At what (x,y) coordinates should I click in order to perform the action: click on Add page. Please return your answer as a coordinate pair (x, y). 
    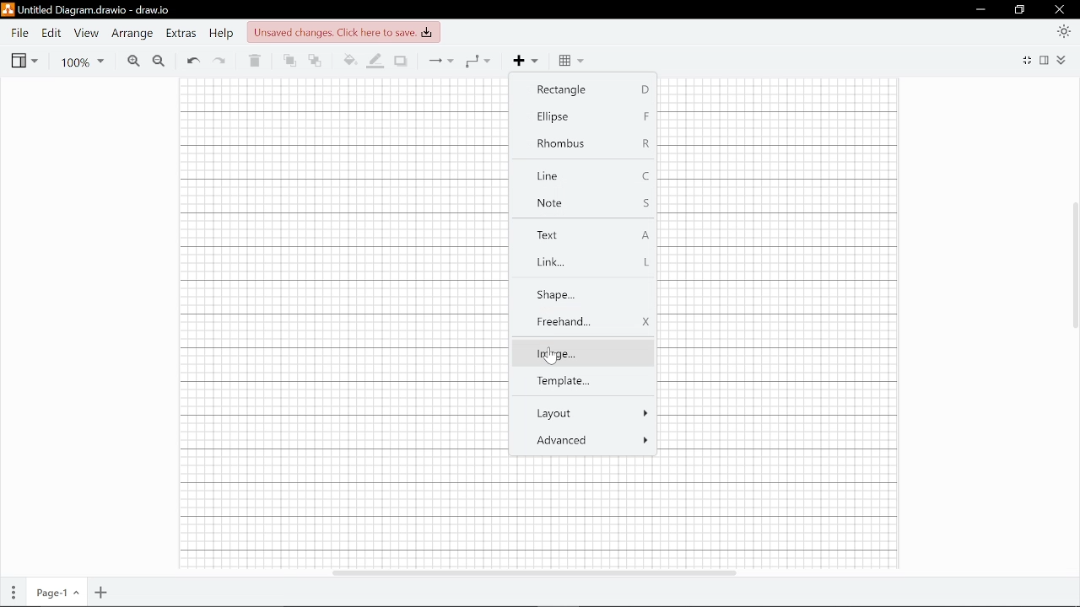
    Looking at the image, I should click on (101, 594).